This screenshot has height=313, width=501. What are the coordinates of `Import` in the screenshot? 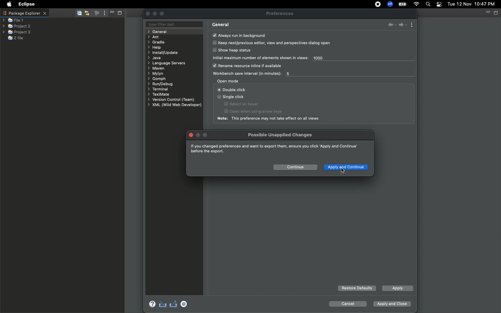 It's located at (163, 304).